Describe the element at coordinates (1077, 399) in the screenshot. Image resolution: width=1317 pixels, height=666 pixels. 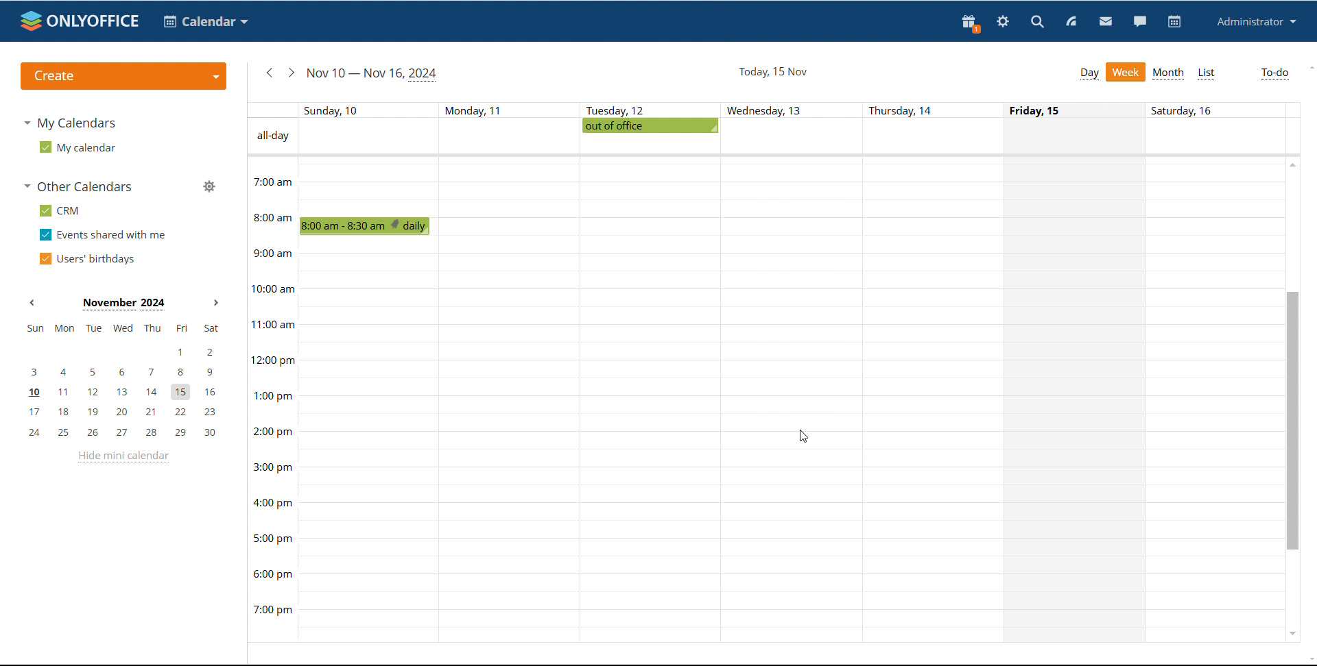
I see `schedule for individual day` at that location.